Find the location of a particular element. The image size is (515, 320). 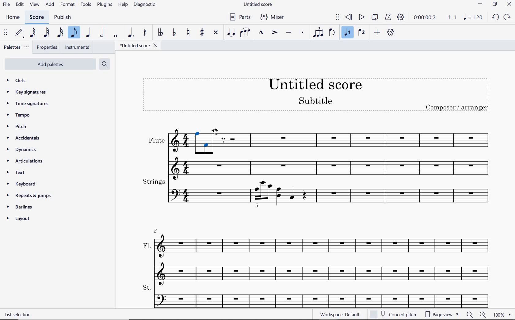

PLUGINS is located at coordinates (105, 5).